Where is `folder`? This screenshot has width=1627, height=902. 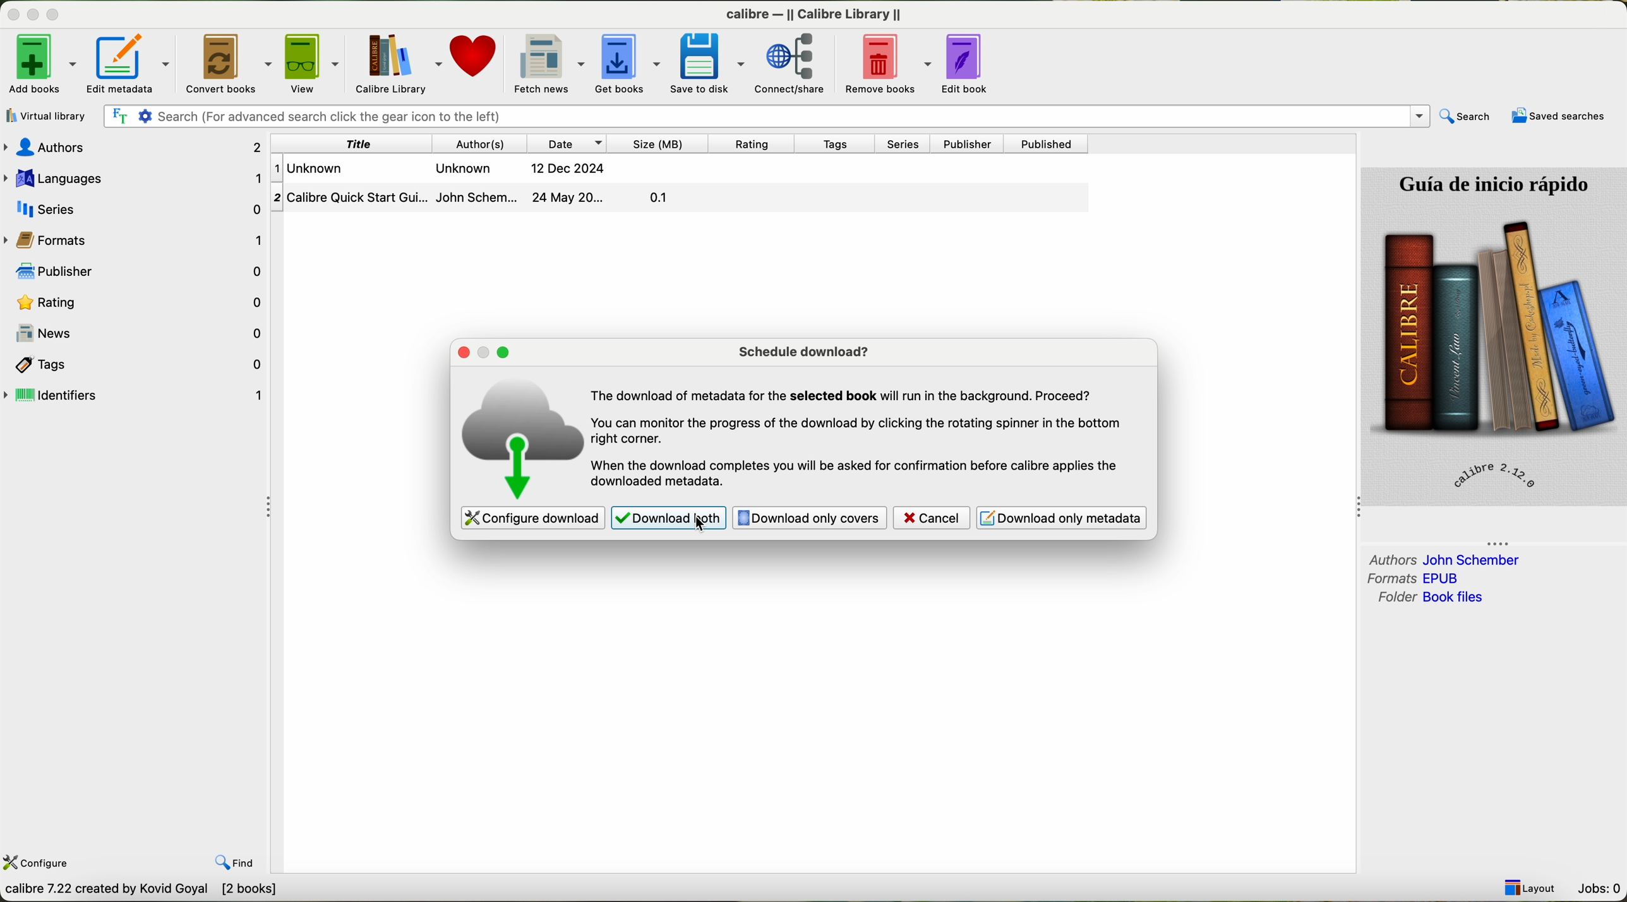 folder is located at coordinates (1429, 598).